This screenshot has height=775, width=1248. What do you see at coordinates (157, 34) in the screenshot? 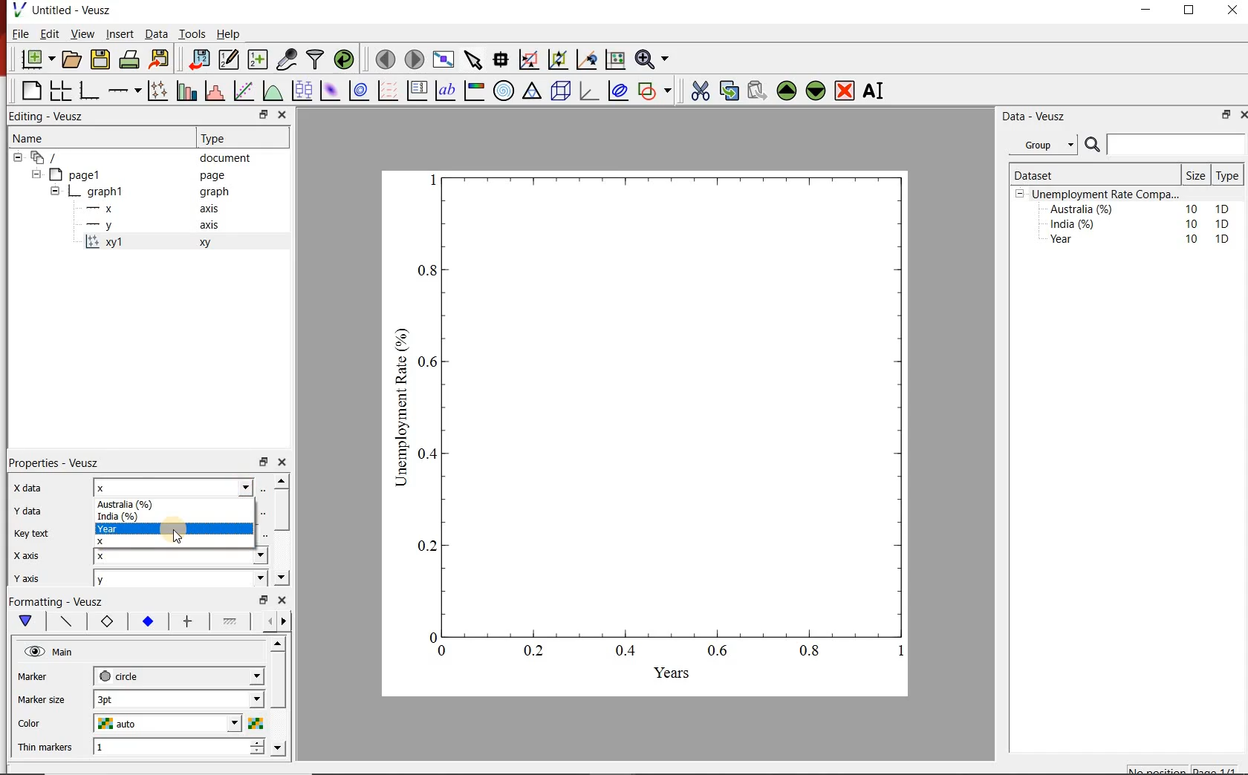
I see `Data` at bounding box center [157, 34].